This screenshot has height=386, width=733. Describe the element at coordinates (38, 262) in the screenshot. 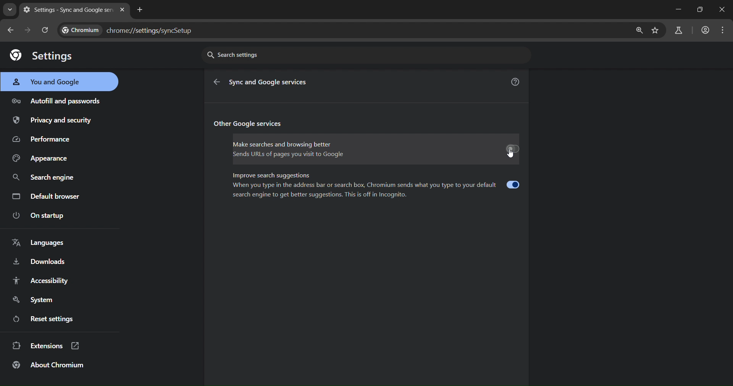

I see `downloads` at that location.